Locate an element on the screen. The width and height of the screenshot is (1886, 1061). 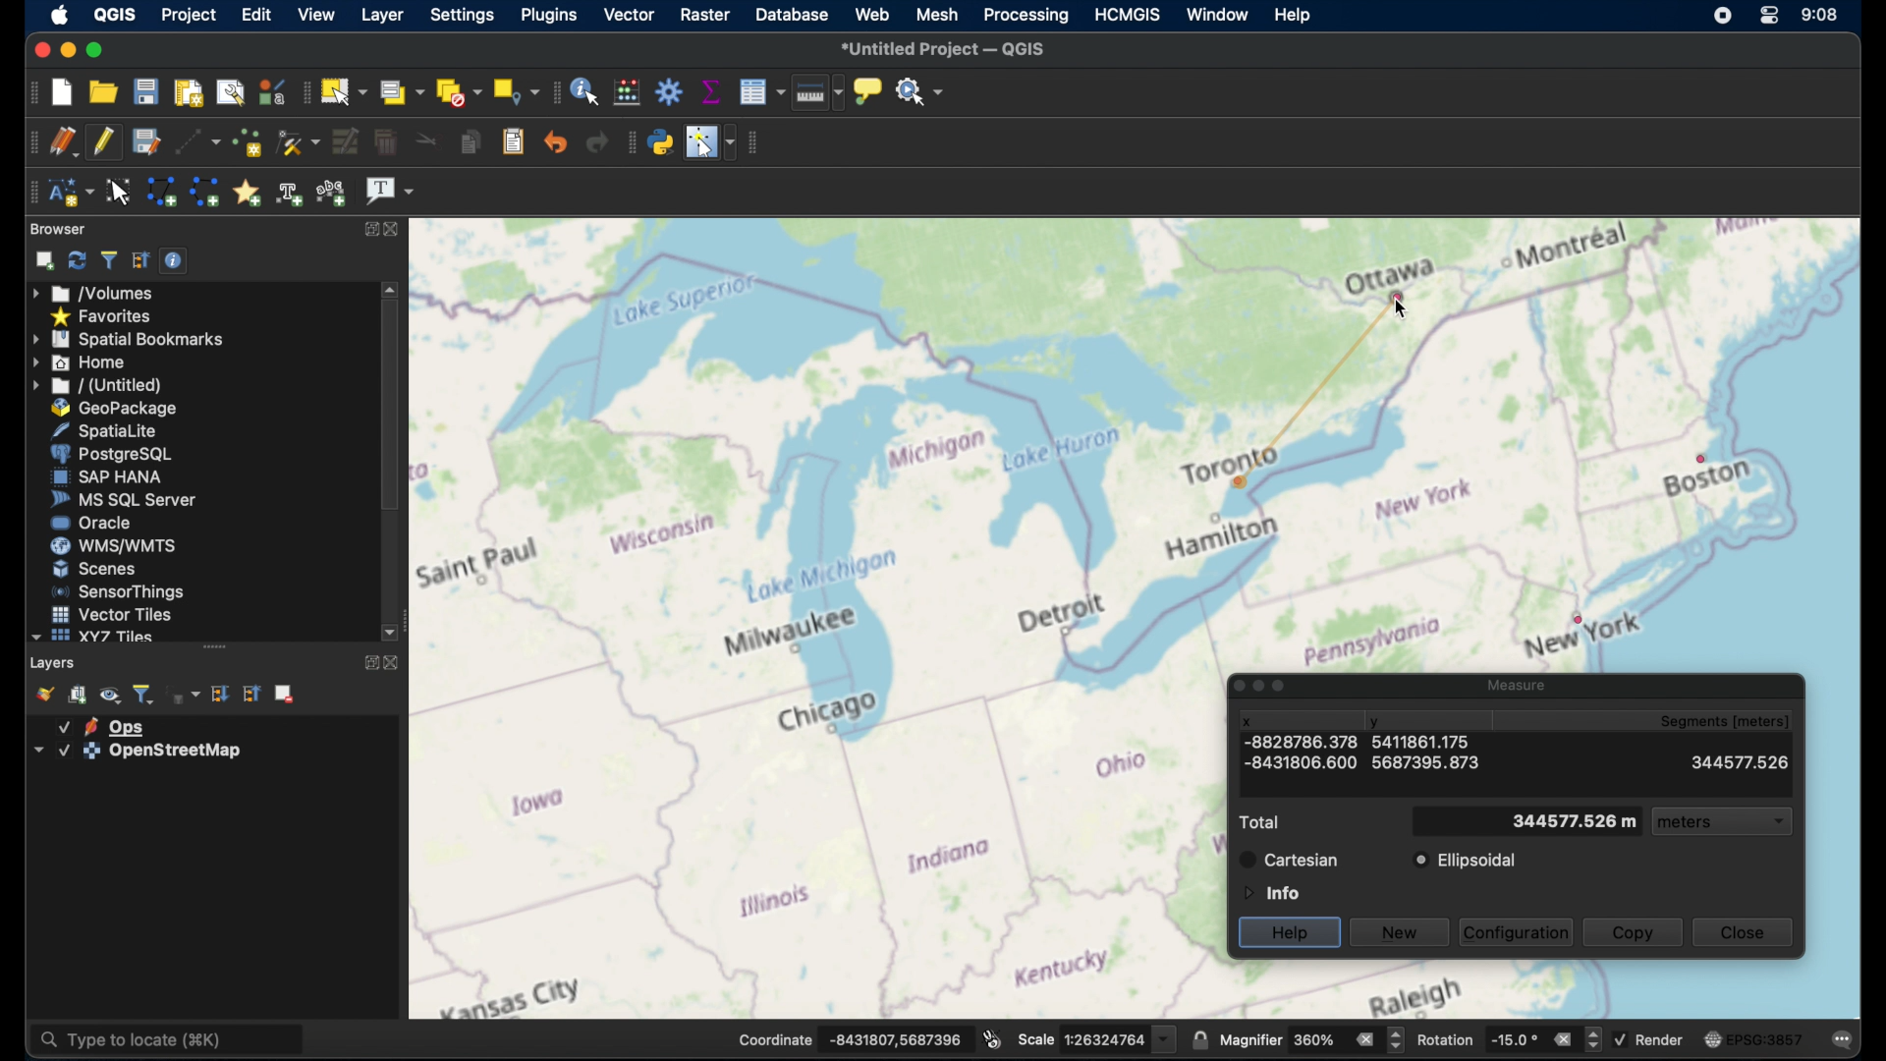
new print layout is located at coordinates (188, 89).